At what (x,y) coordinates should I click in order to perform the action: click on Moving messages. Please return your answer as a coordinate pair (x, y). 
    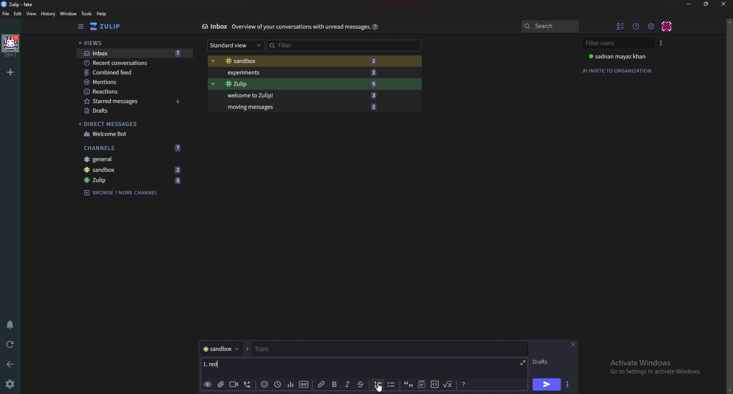
    Looking at the image, I should click on (301, 107).